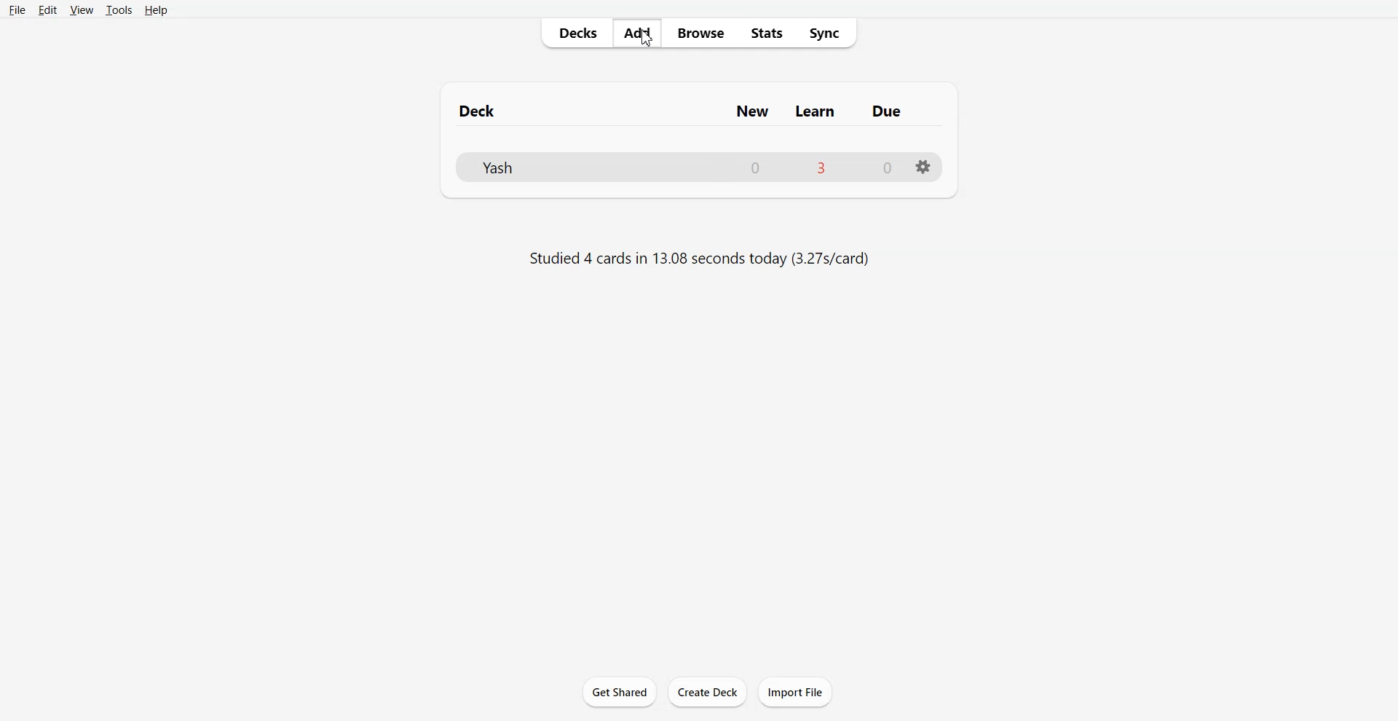  What do you see at coordinates (708, 692) in the screenshot?
I see `Create Deck` at bounding box center [708, 692].